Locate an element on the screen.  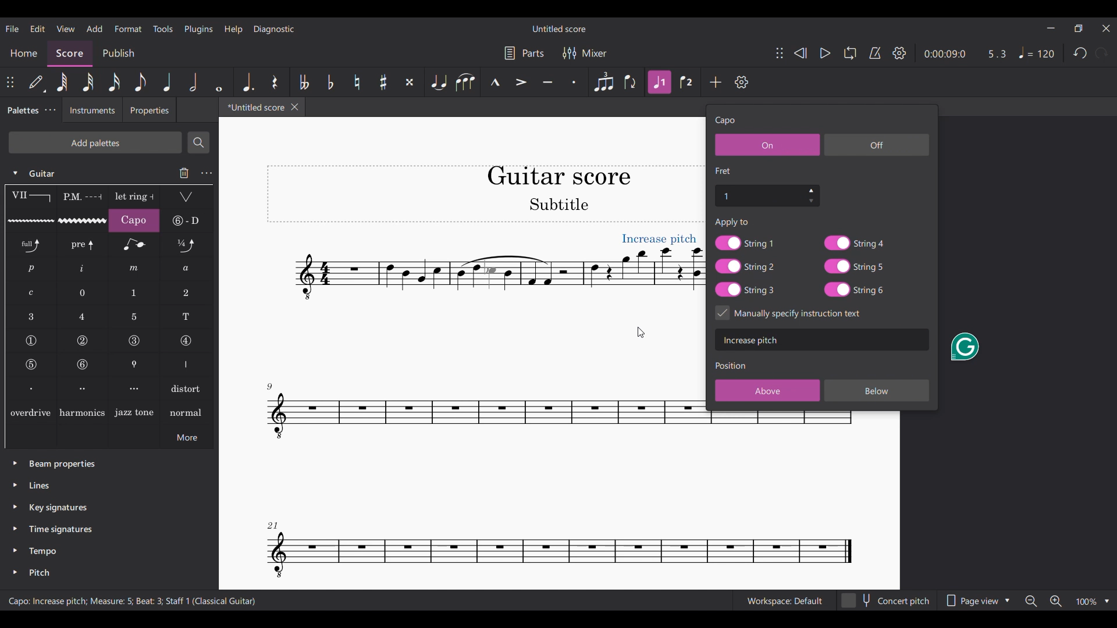
Apply to is located at coordinates (732, 222).